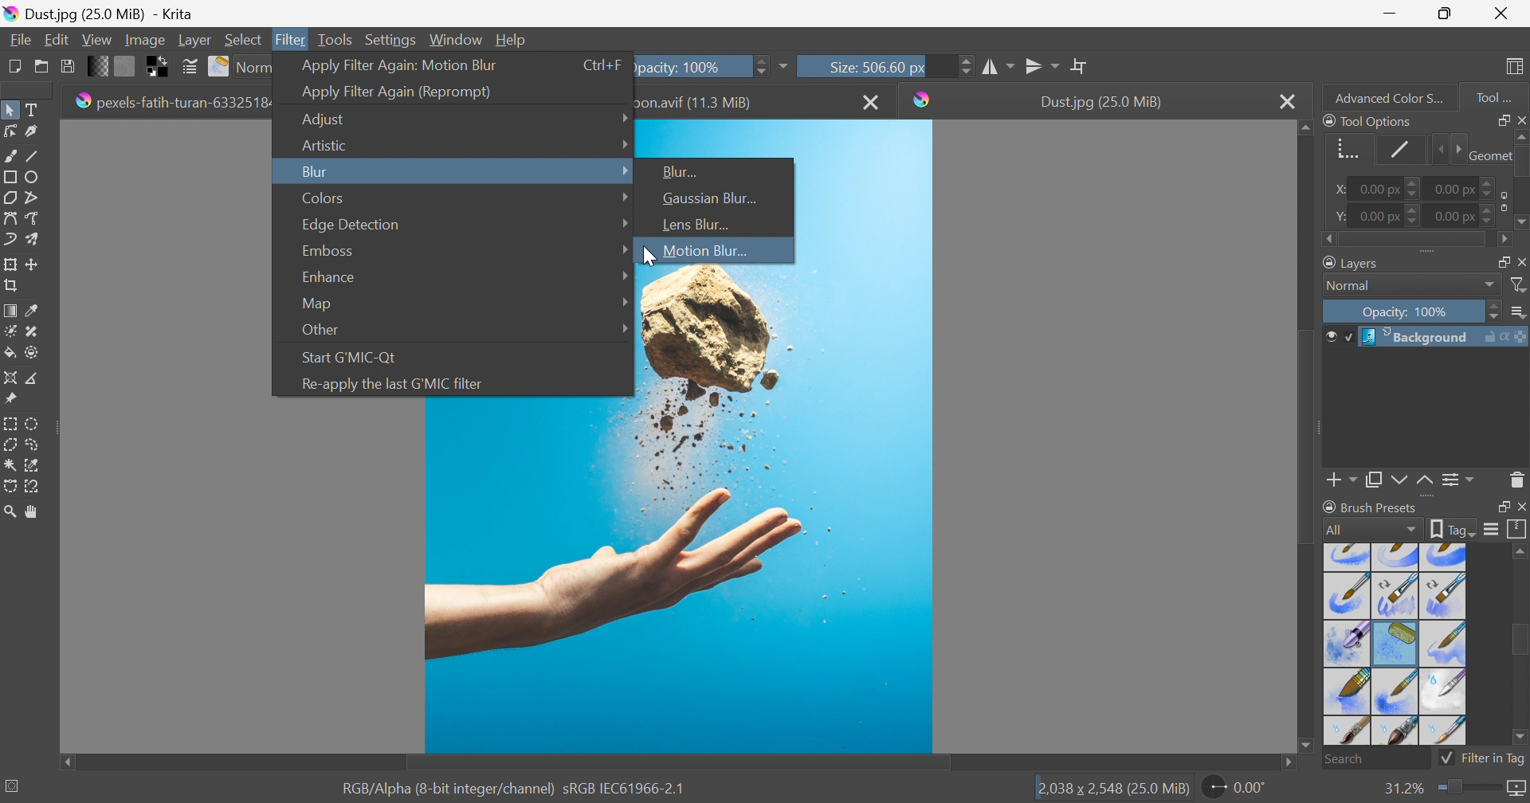 Image resolution: width=1530 pixels, height=803 pixels. I want to click on Ellipse tool, so click(37, 176).